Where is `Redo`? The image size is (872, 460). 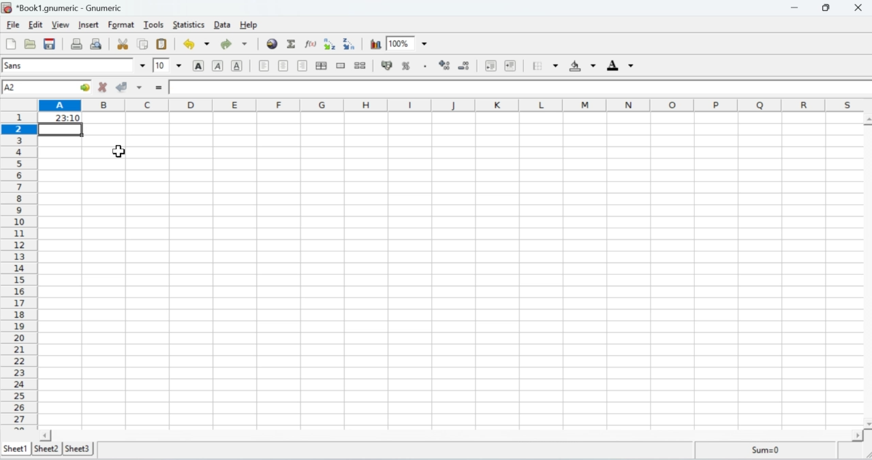
Redo is located at coordinates (233, 44).